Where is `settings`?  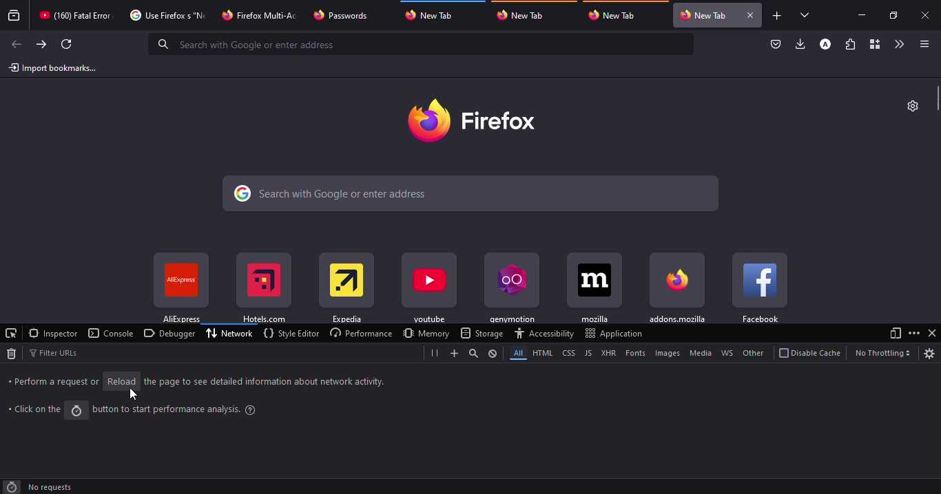 settings is located at coordinates (930, 354).